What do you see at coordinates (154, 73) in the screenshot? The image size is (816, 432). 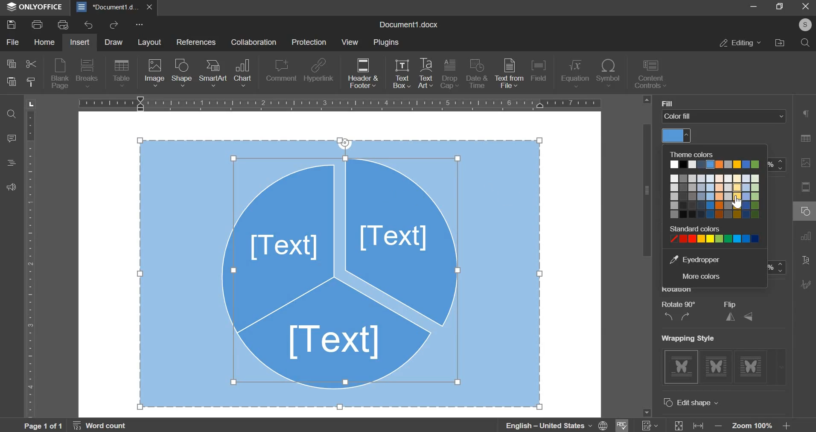 I see `image` at bounding box center [154, 73].